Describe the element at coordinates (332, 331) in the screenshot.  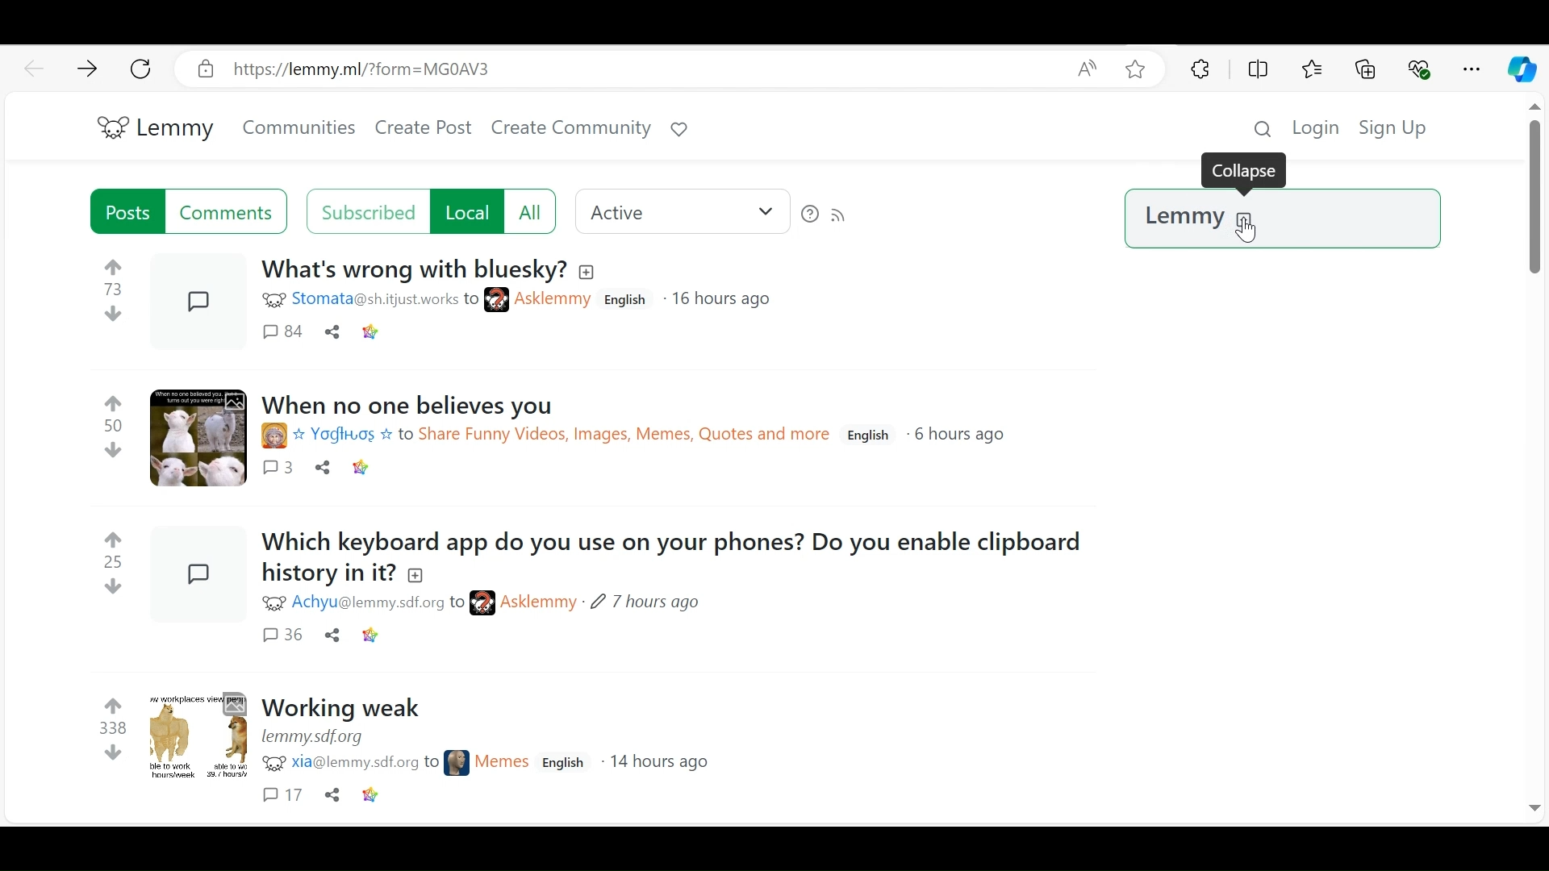
I see `Share` at that location.